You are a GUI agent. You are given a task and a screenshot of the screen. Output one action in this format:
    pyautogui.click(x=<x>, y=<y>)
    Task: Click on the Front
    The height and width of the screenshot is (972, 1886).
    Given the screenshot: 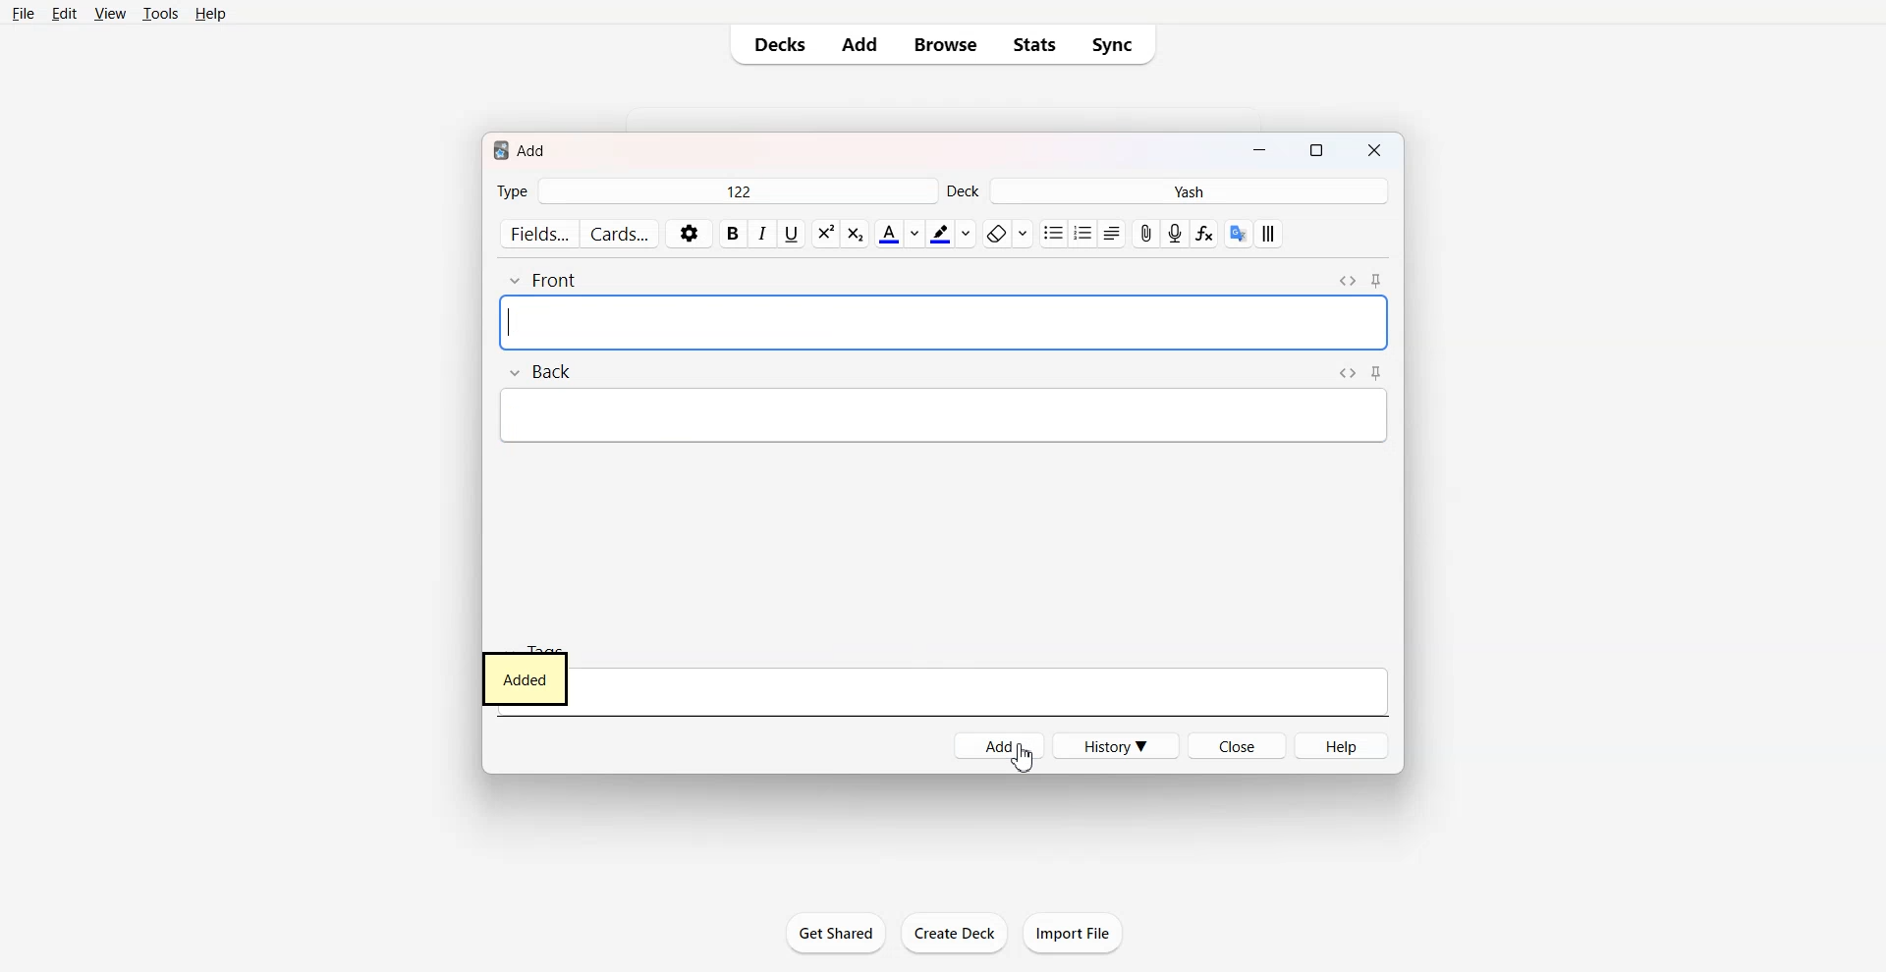 What is the action you would take?
    pyautogui.click(x=549, y=280)
    